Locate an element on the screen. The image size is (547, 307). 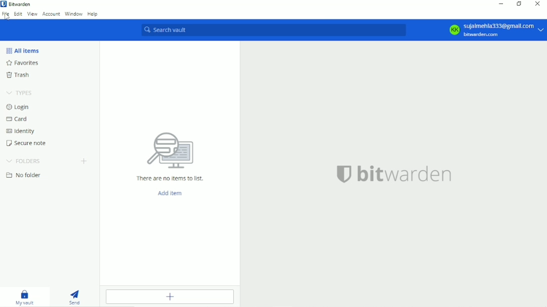
There are no items to list is located at coordinates (169, 156).